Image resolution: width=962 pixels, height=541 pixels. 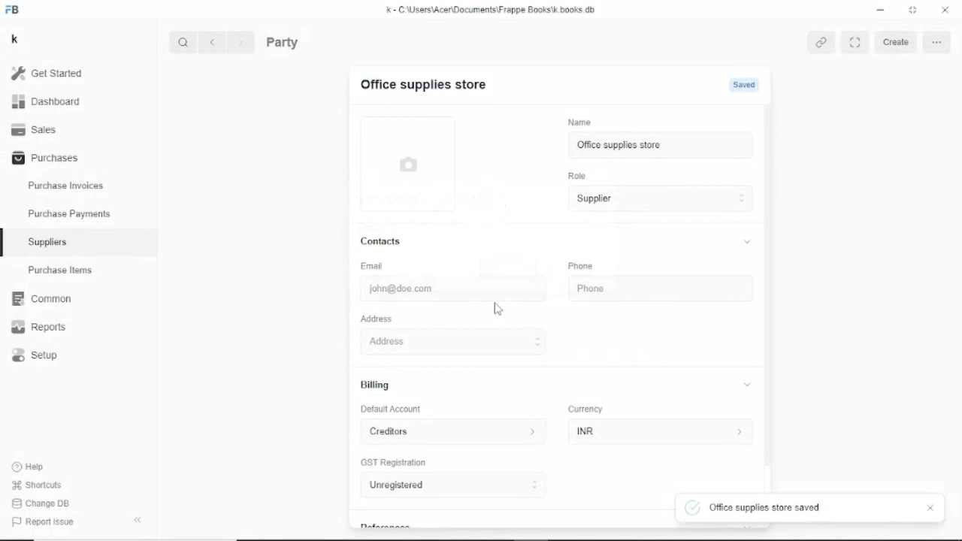 I want to click on john@doe.com, so click(x=434, y=291).